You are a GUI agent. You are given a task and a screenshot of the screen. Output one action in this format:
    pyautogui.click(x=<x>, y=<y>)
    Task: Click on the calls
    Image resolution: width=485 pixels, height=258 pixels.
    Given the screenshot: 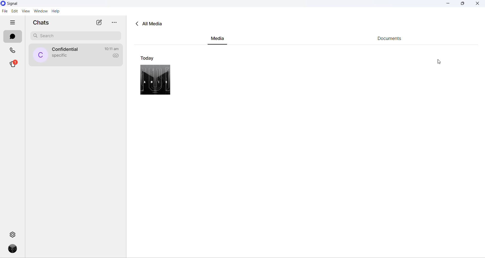 What is the action you would take?
    pyautogui.click(x=13, y=50)
    